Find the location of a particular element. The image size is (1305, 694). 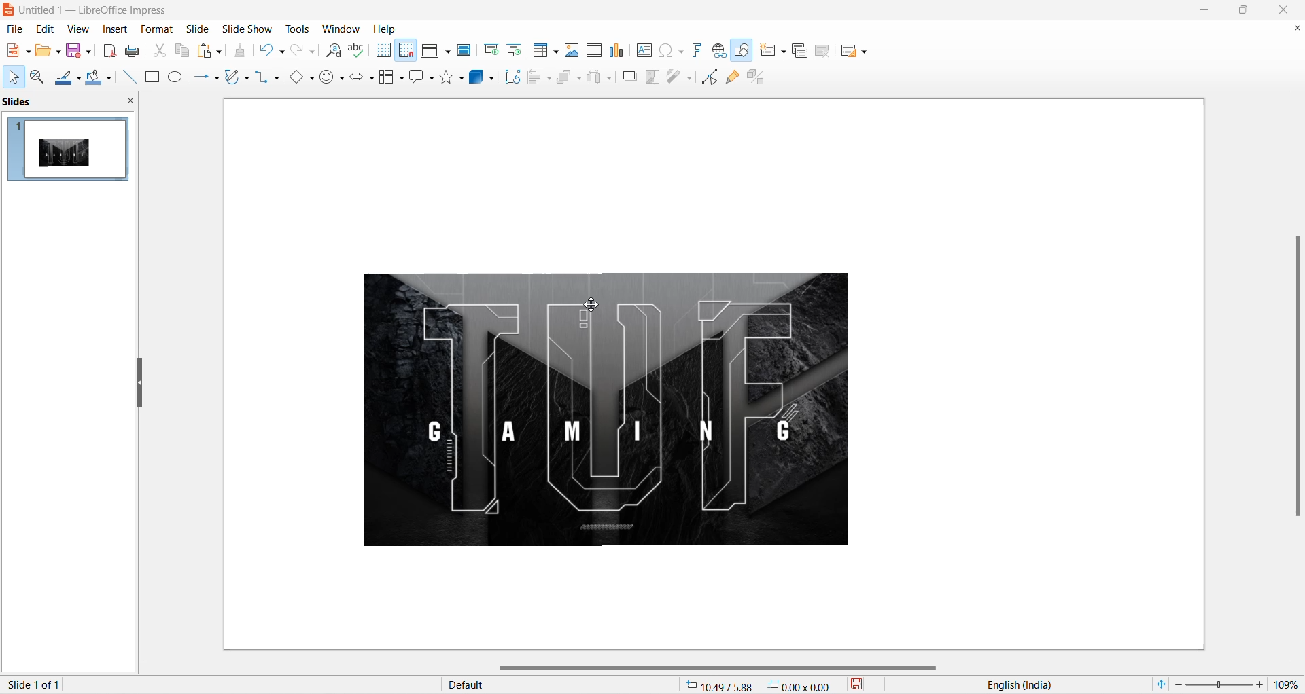

align is located at coordinates (536, 77).